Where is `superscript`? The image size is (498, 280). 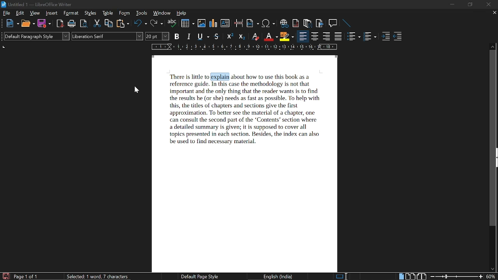
superscript is located at coordinates (230, 37).